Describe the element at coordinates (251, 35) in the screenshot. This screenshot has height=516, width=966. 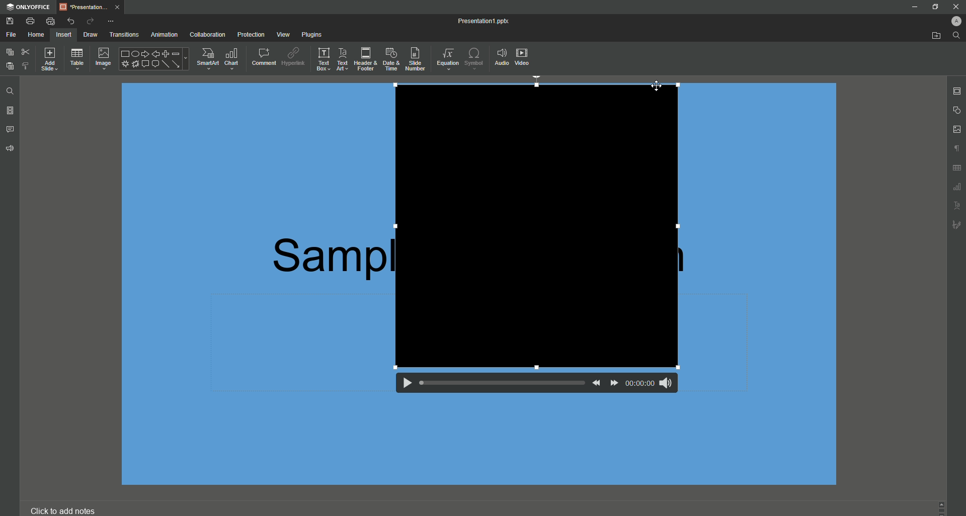
I see `Protection` at that location.